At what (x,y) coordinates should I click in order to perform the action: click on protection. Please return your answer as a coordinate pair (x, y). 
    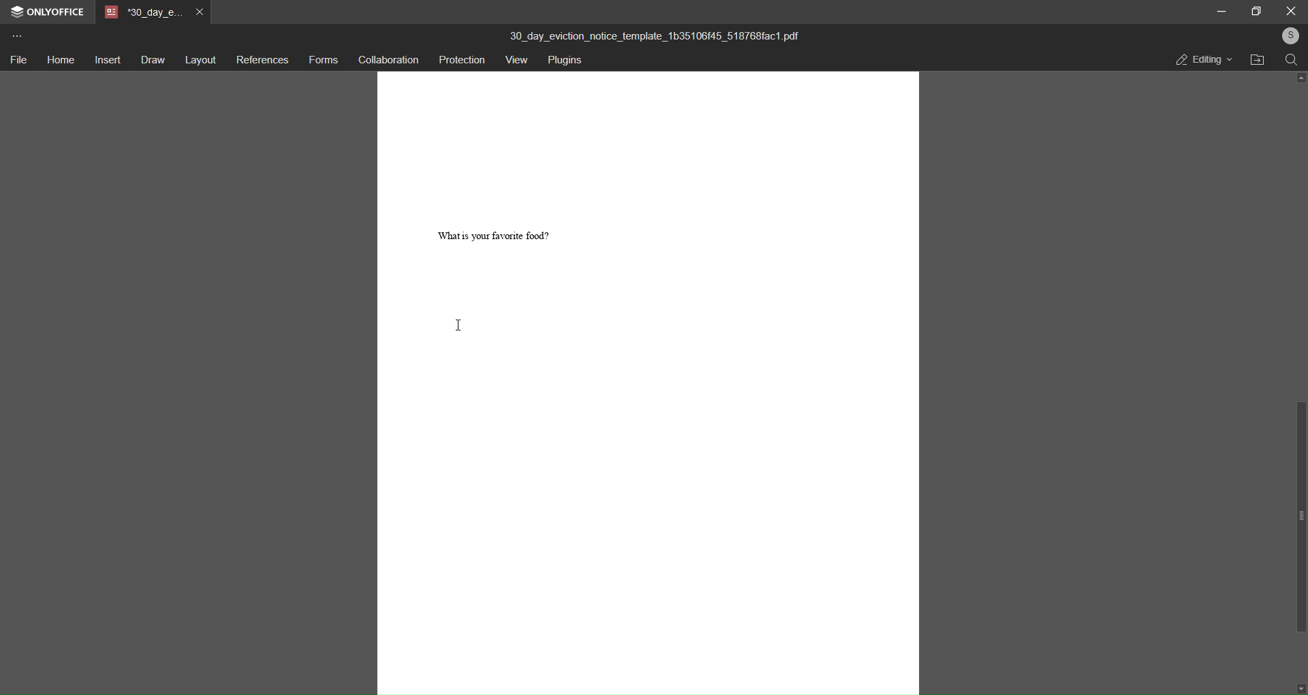
    Looking at the image, I should click on (459, 60).